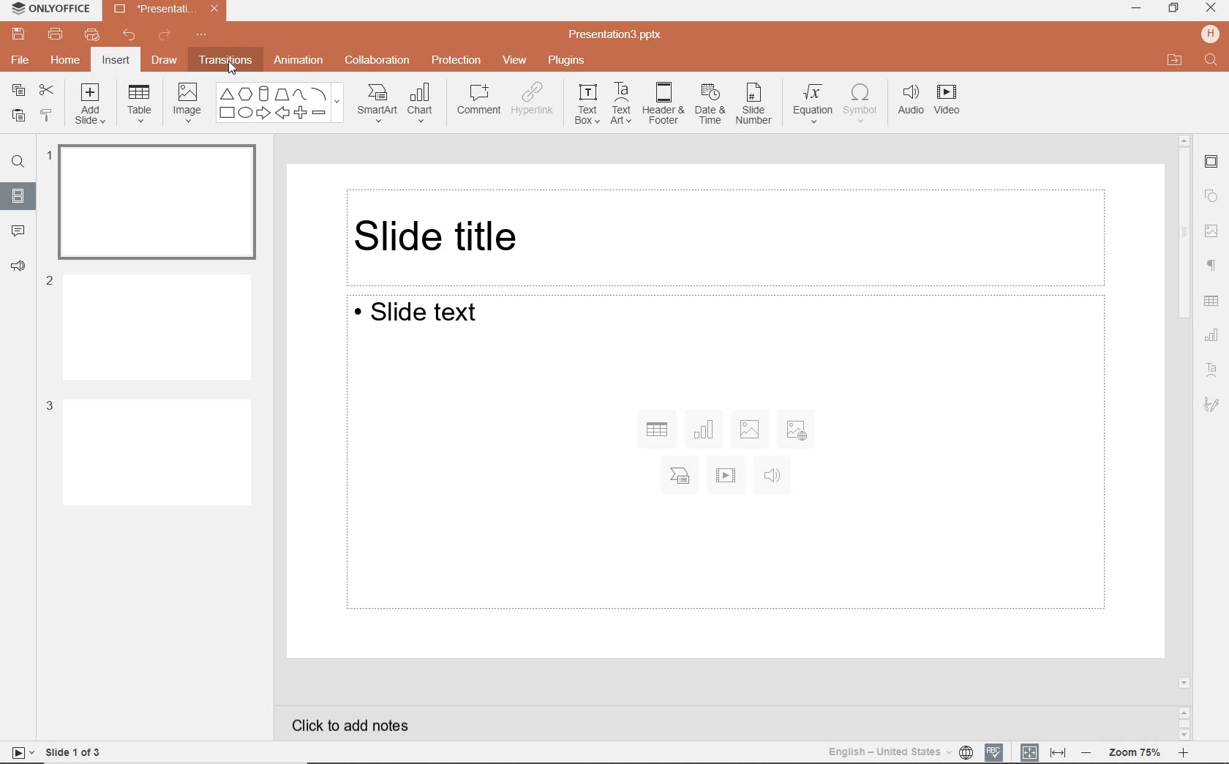 The height and width of the screenshot is (764, 1229). I want to click on LINE, so click(319, 93).